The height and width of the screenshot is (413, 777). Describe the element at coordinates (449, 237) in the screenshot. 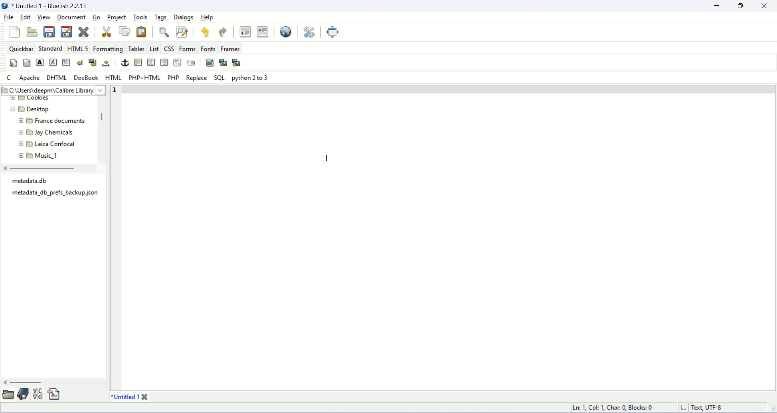

I see `editor` at that location.